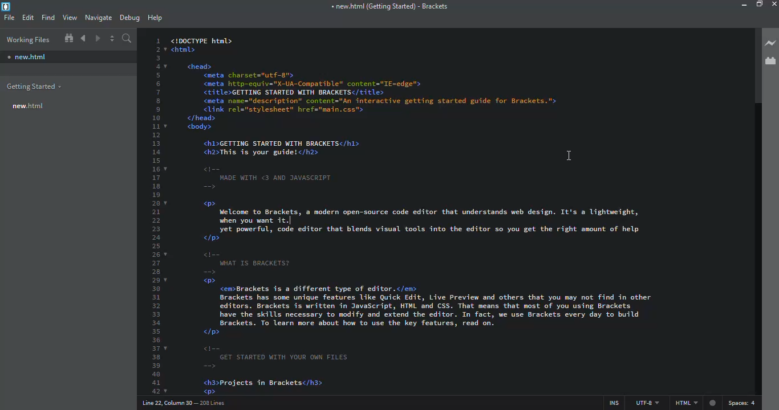 This screenshot has width=779, height=410. I want to click on html, so click(693, 403).